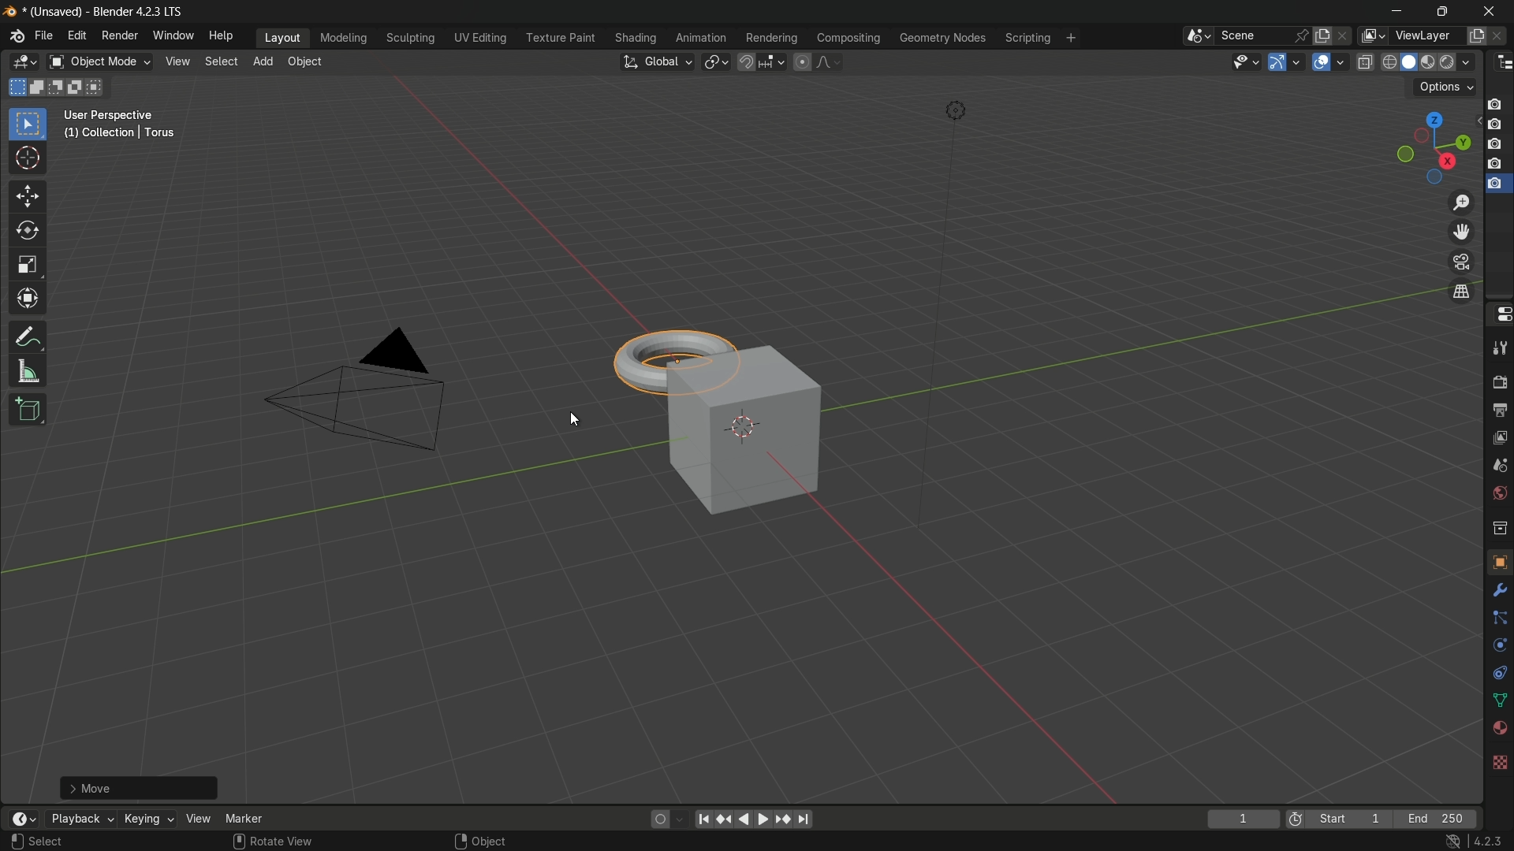 The height and width of the screenshot is (851, 1514). I want to click on layer 4, so click(1495, 165).